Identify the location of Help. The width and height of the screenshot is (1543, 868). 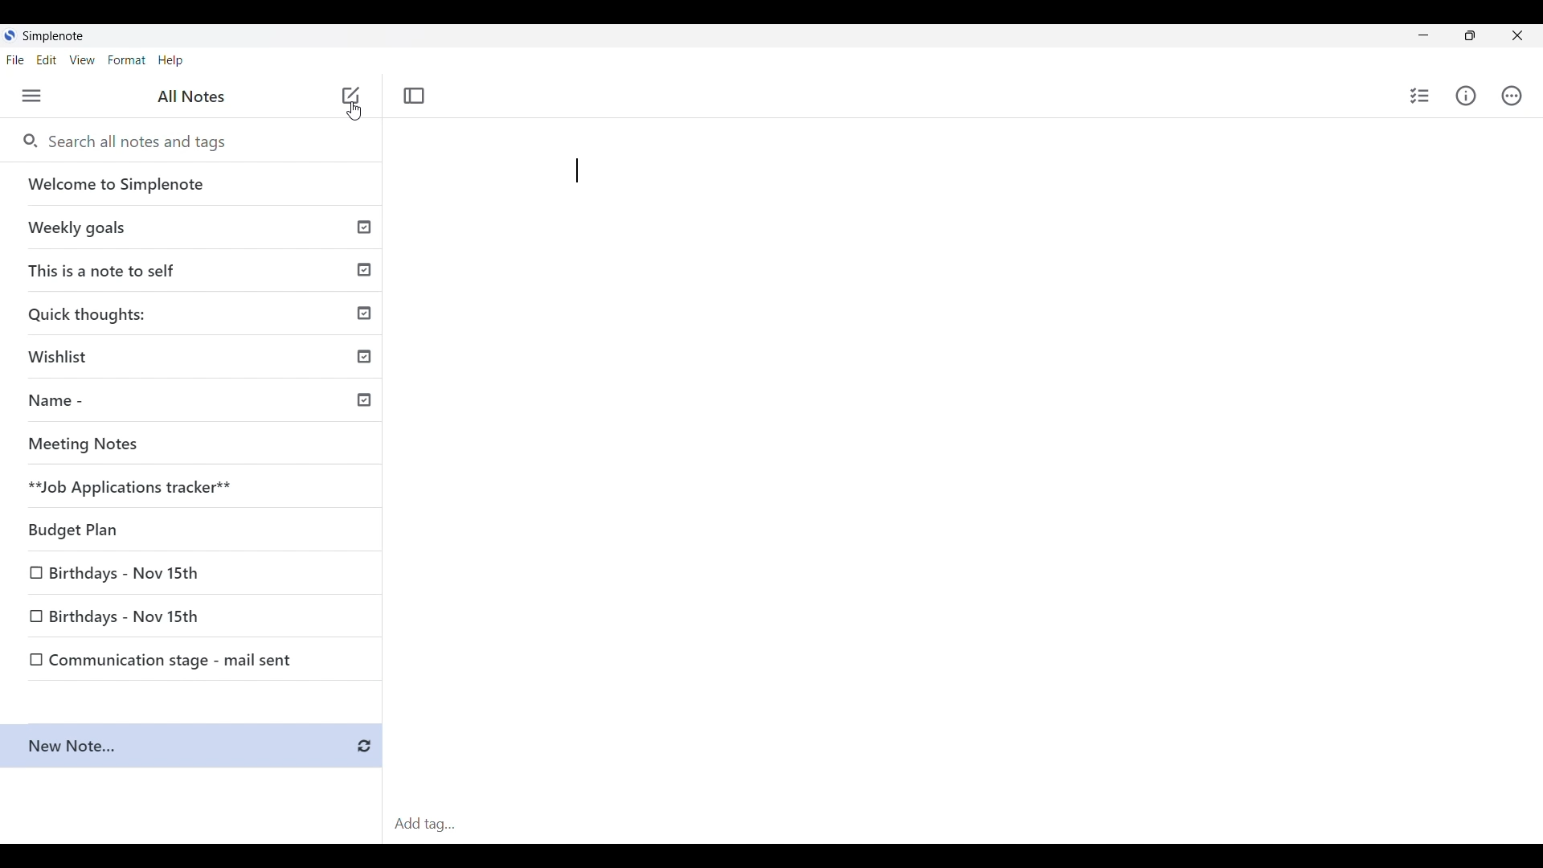
(172, 61).